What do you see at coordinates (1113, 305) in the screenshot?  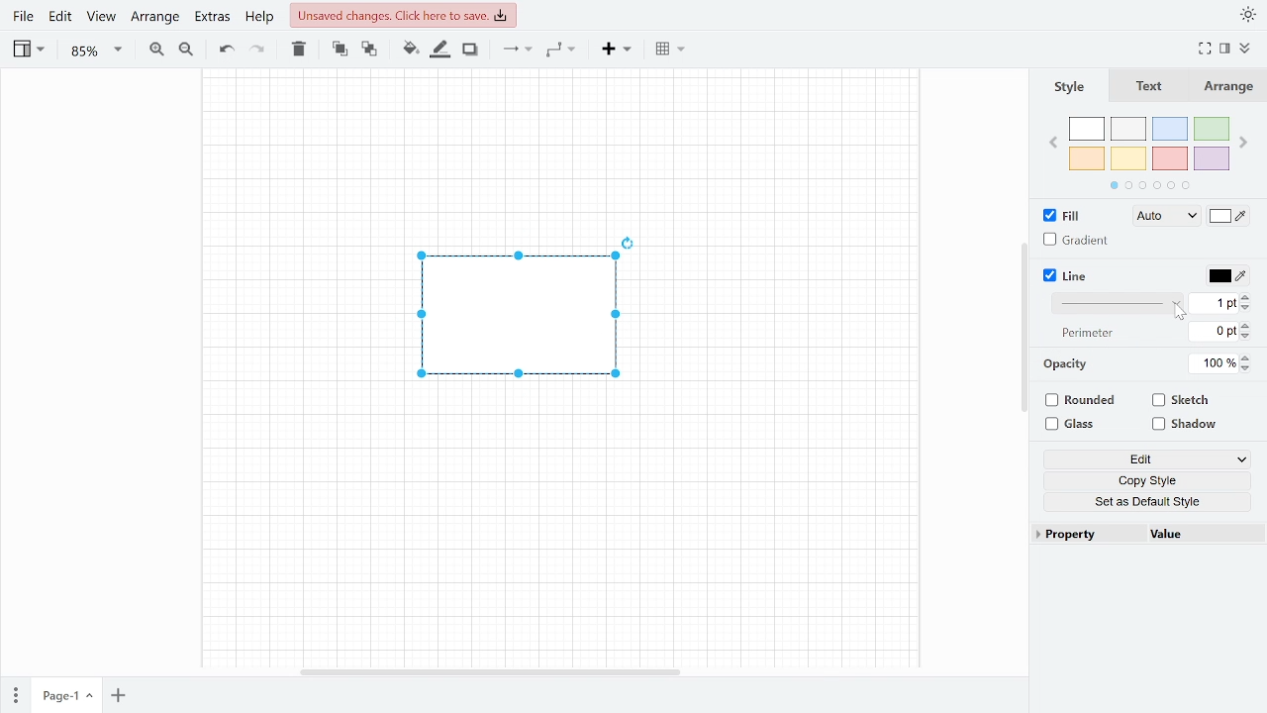 I see `Pattern` at bounding box center [1113, 305].